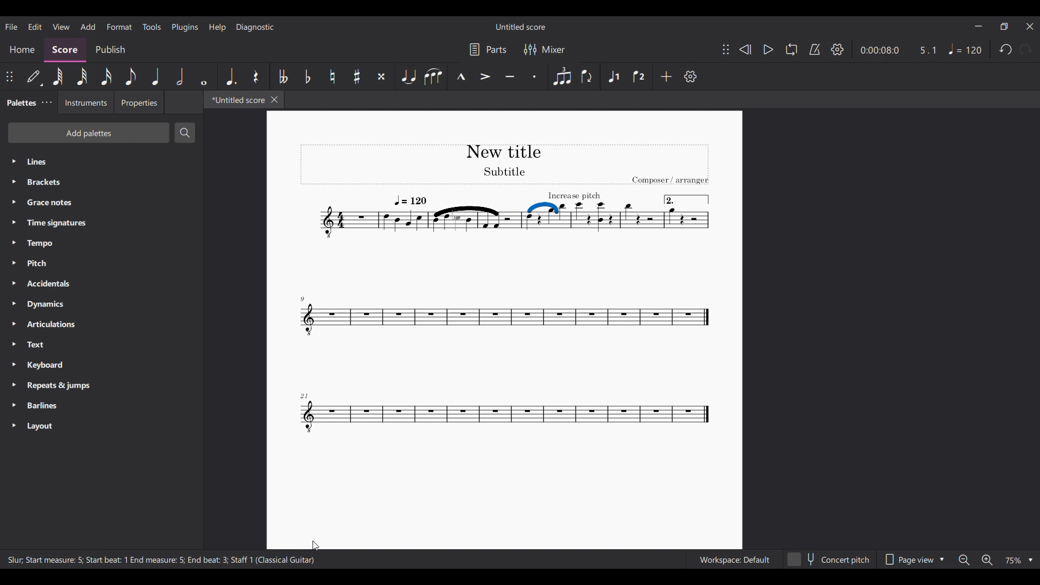  Describe the element at coordinates (61, 27) in the screenshot. I see `View menu` at that location.